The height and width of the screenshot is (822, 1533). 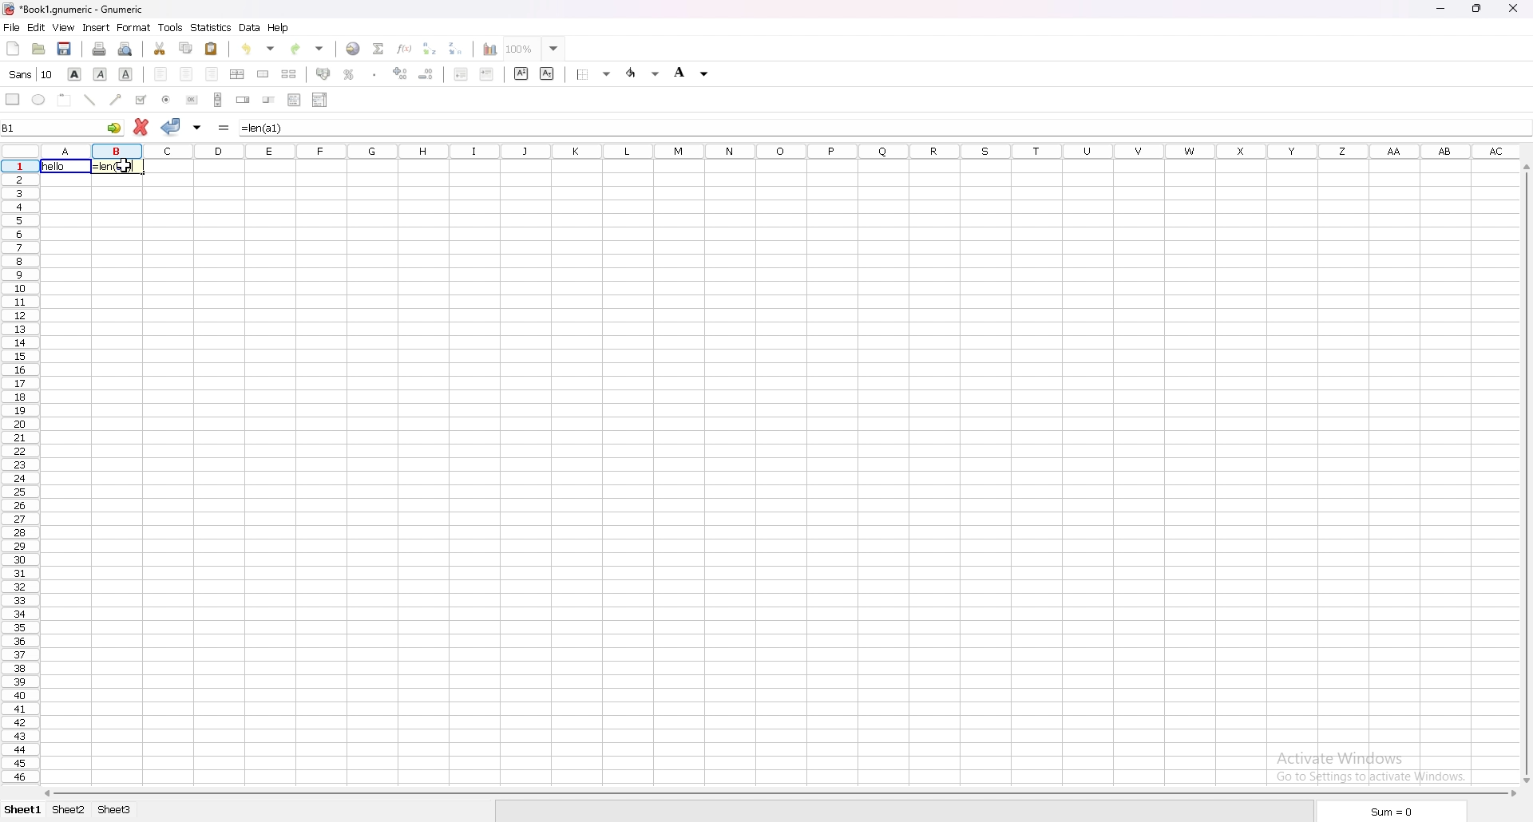 What do you see at coordinates (1391, 812) in the screenshot?
I see `sum` at bounding box center [1391, 812].